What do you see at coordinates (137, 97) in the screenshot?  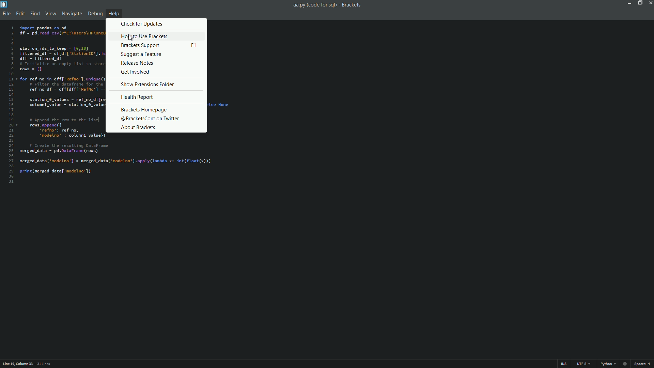 I see `health report` at bounding box center [137, 97].